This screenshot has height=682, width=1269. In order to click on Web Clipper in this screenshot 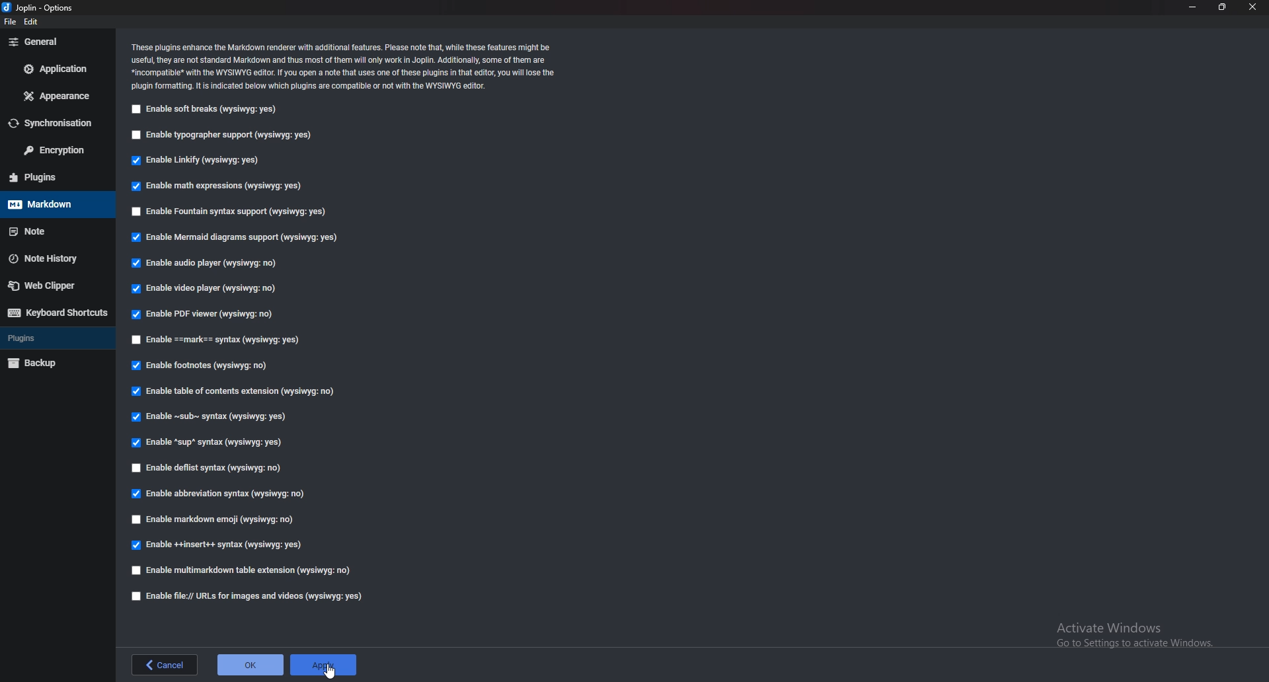, I will do `click(56, 286)`.